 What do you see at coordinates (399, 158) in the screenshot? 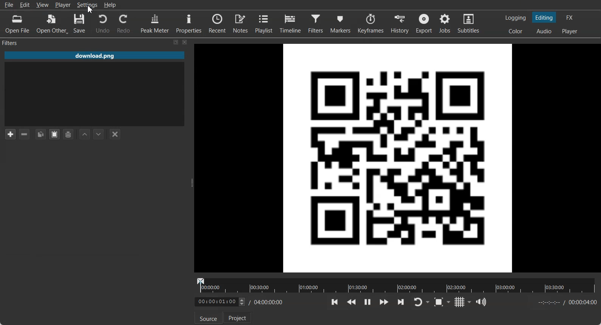
I see `File preview window` at bounding box center [399, 158].